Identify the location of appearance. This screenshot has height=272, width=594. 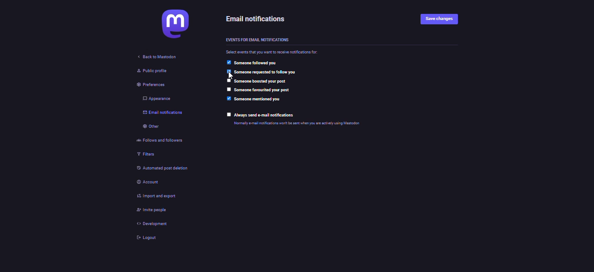
(154, 98).